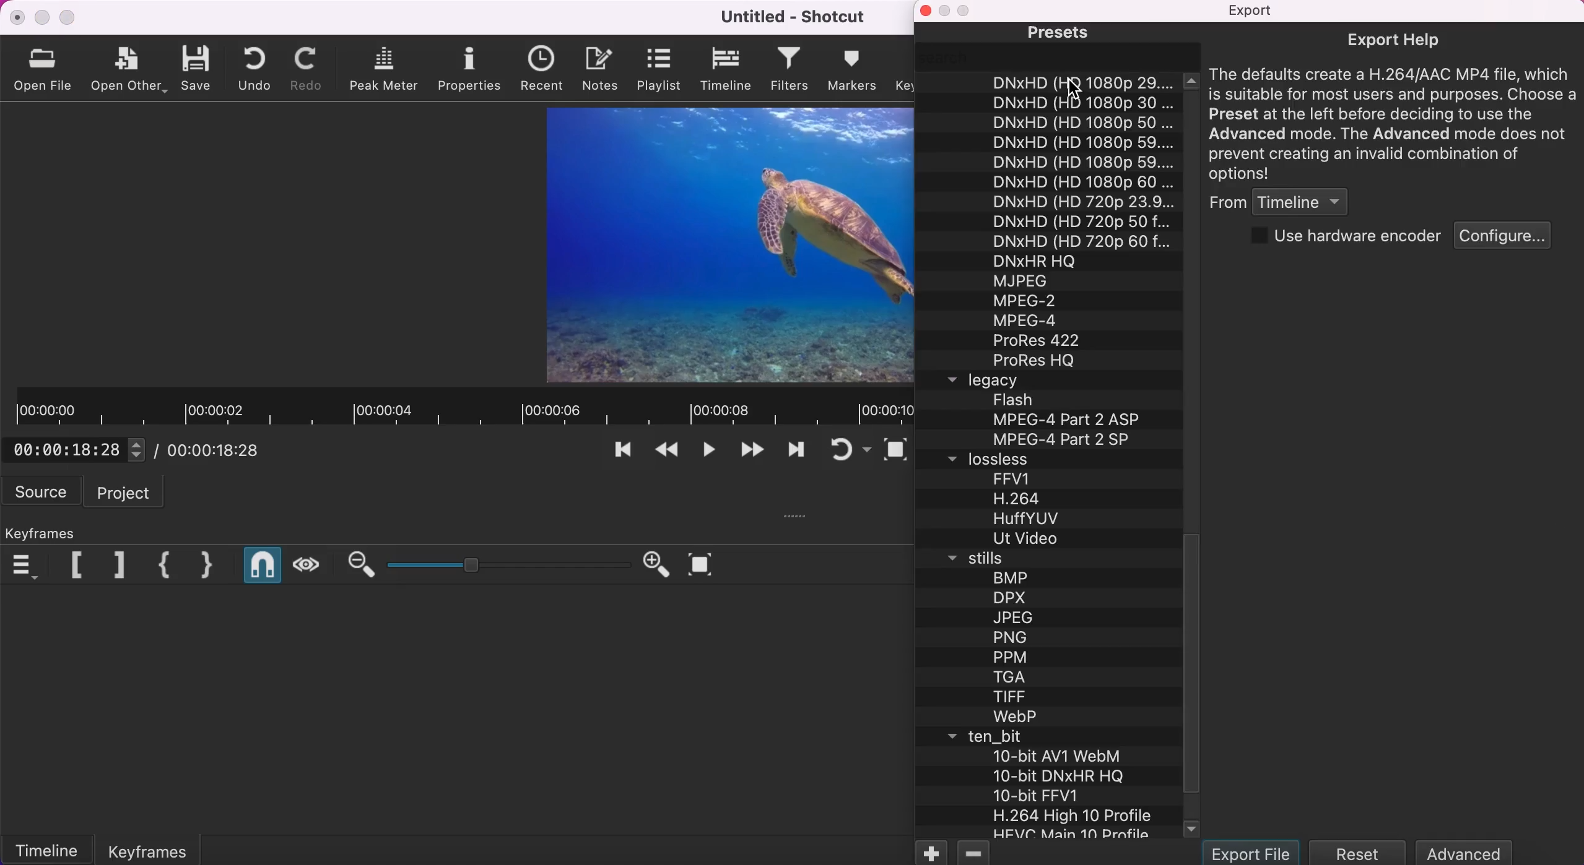 The height and width of the screenshot is (865, 1584). Describe the element at coordinates (897, 450) in the screenshot. I see `toggle zoom` at that location.